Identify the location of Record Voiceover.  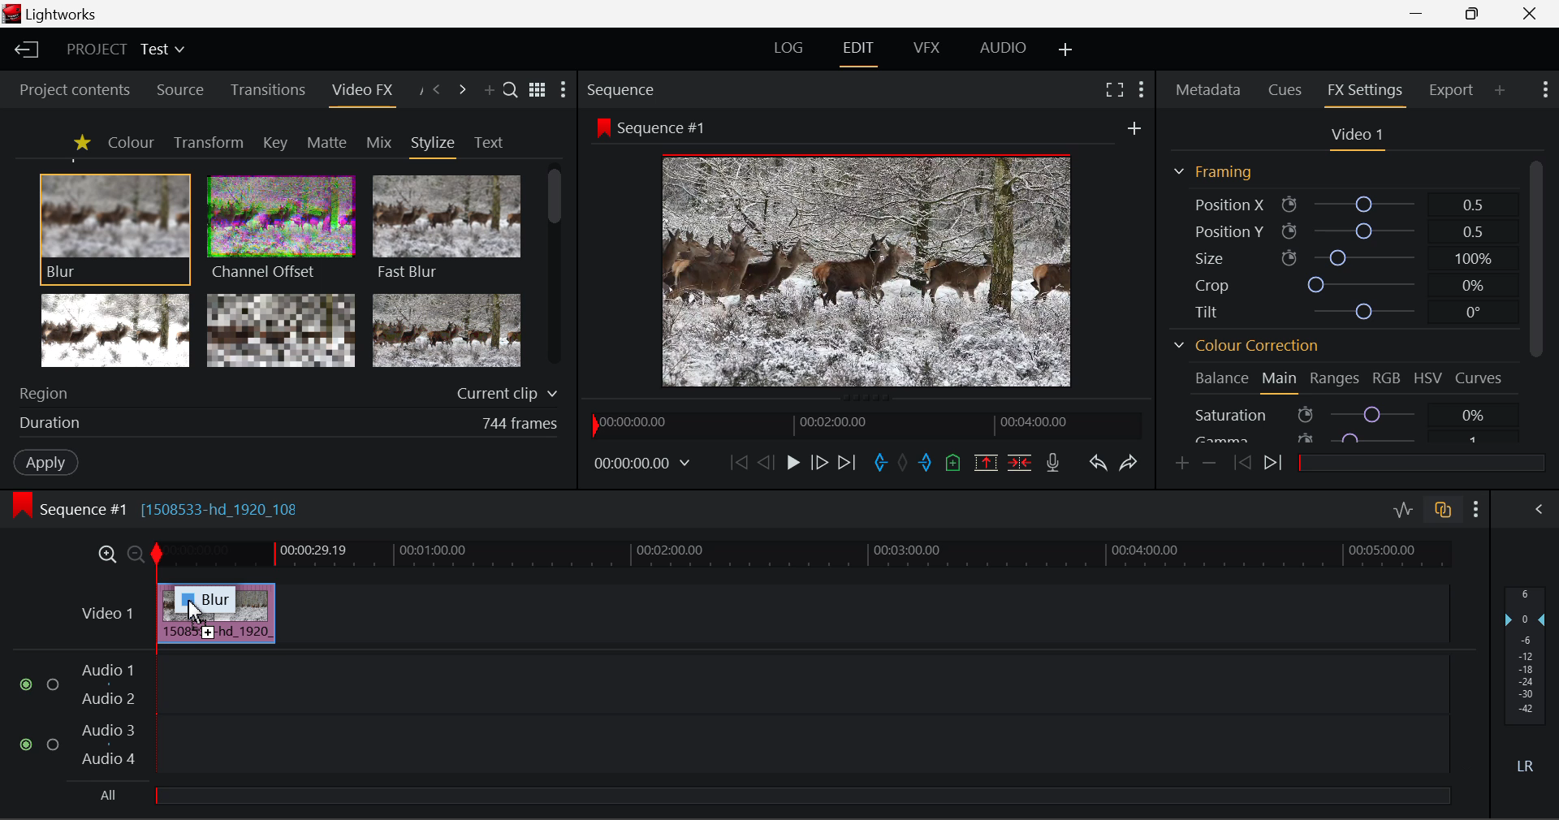
(1054, 461).